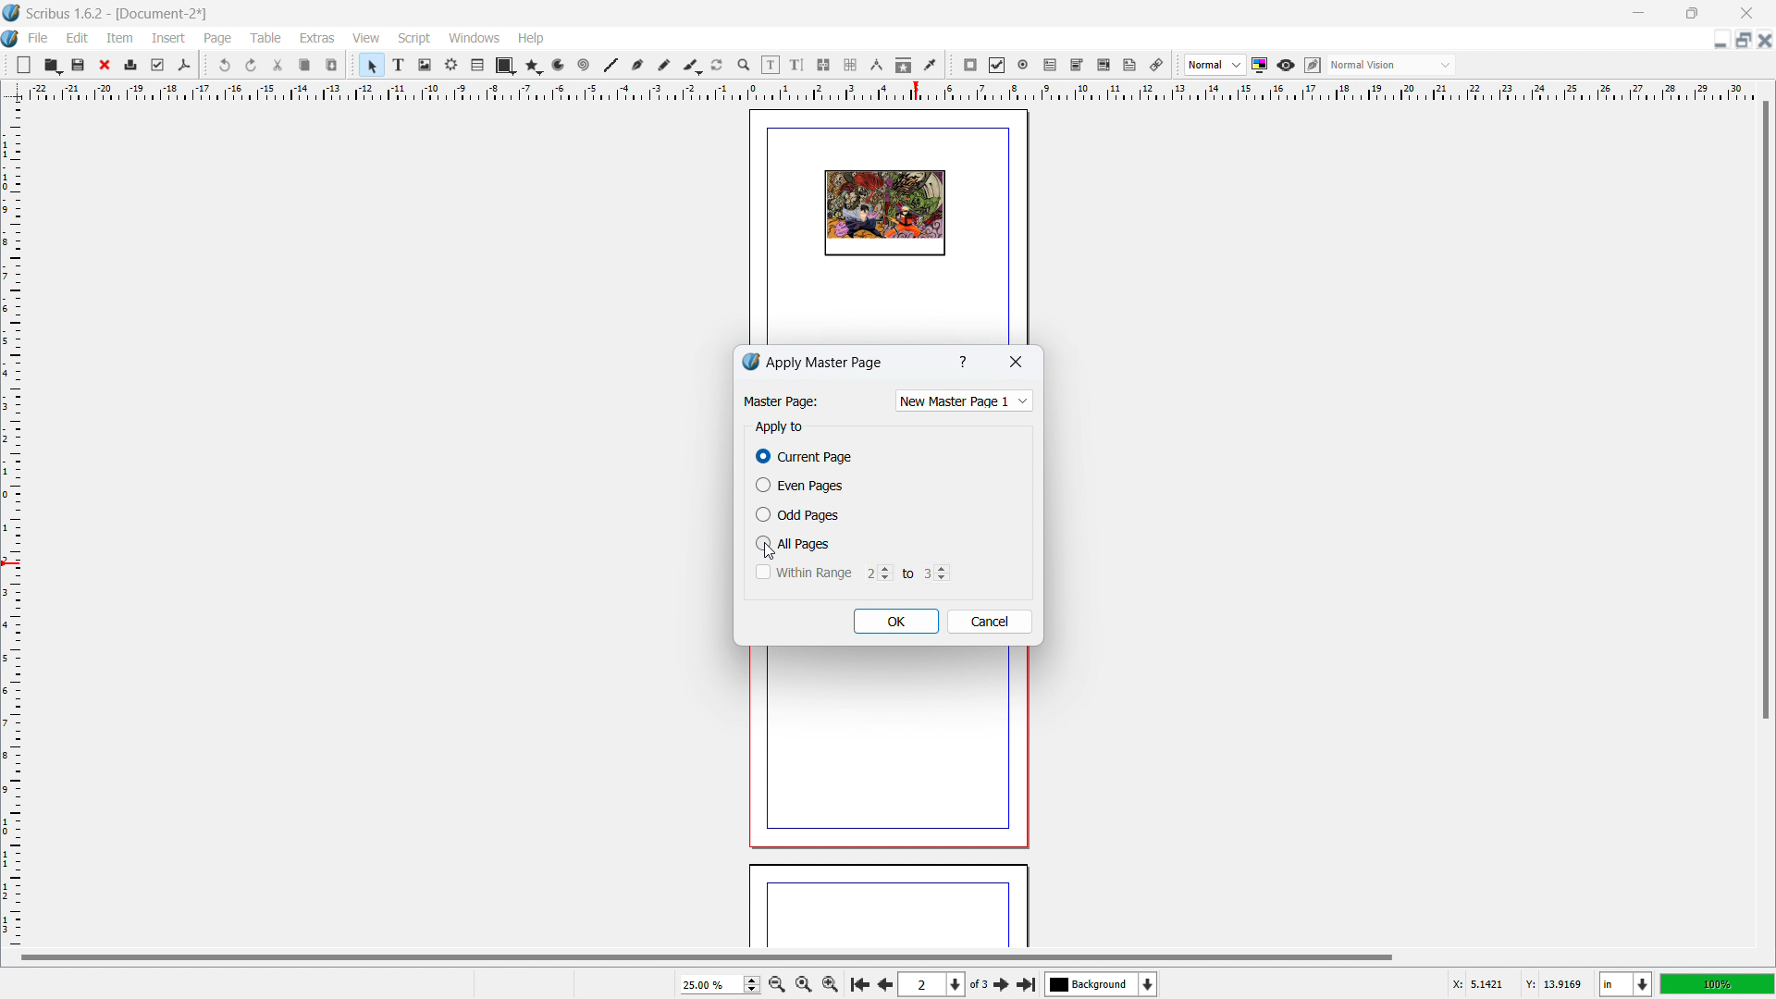  What do you see at coordinates (826, 362) in the screenshot?
I see `apply master page` at bounding box center [826, 362].